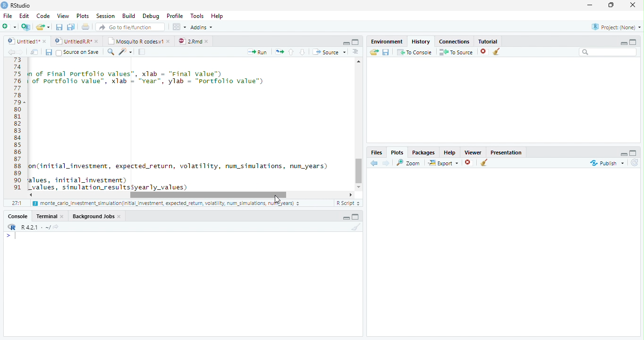 This screenshot has width=644, height=340. Describe the element at coordinates (25, 27) in the screenshot. I see `Create project` at that location.